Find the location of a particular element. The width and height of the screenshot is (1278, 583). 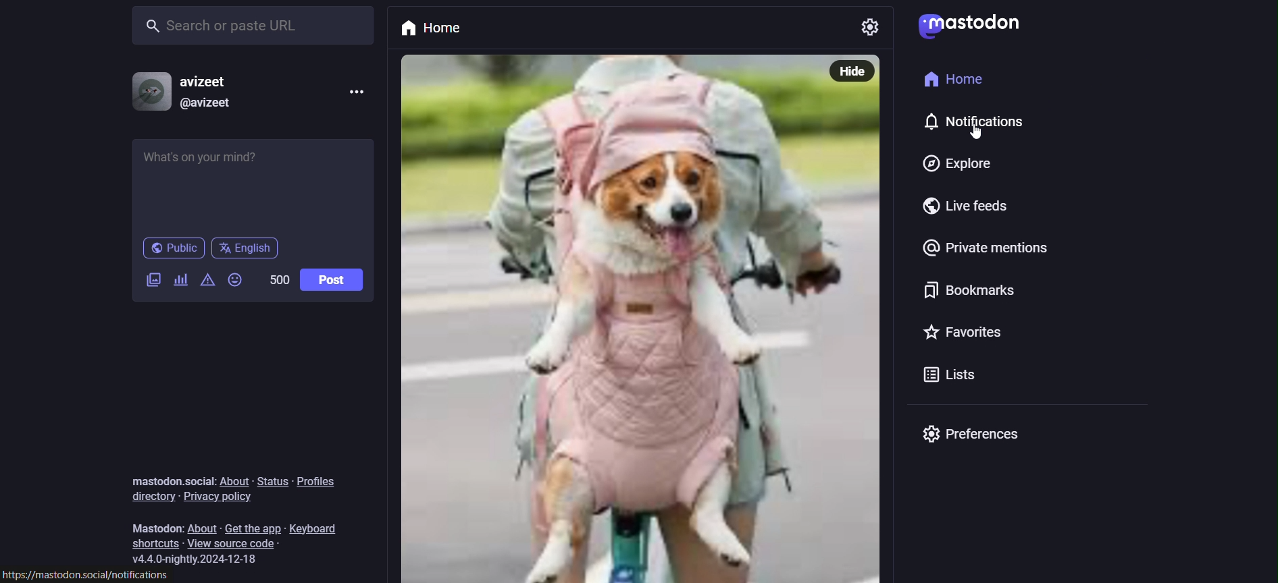

status is located at coordinates (271, 481).